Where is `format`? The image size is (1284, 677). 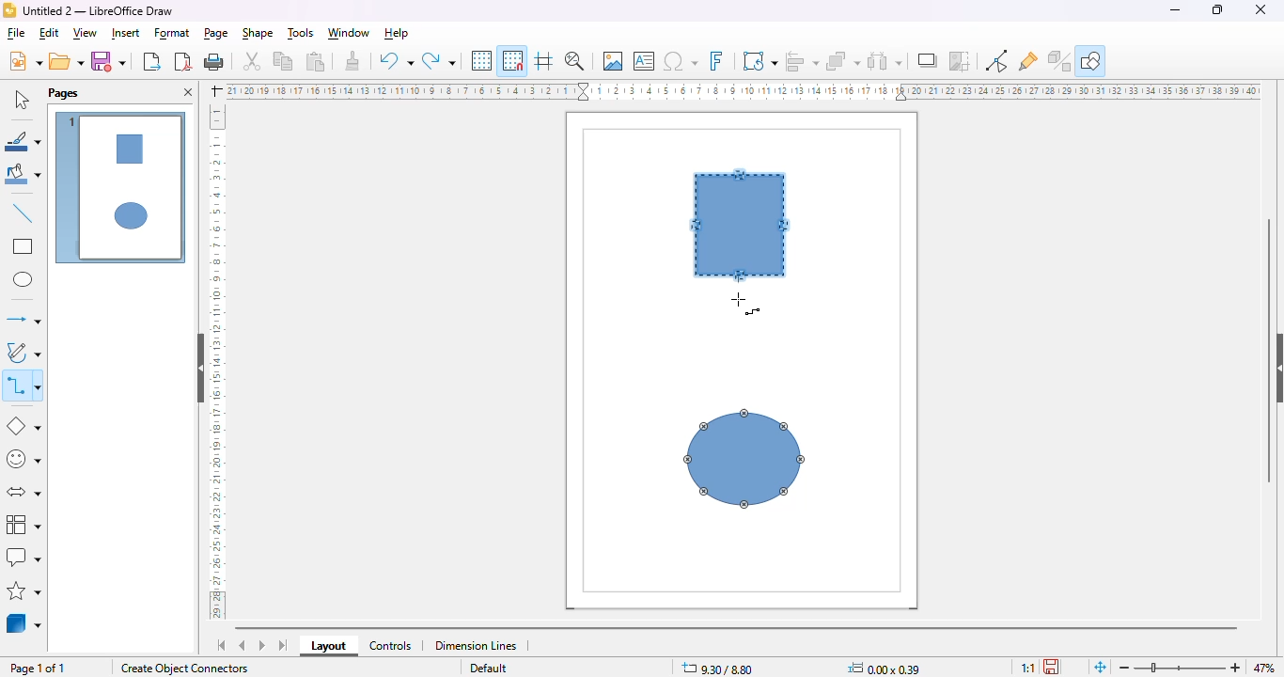 format is located at coordinates (173, 33).